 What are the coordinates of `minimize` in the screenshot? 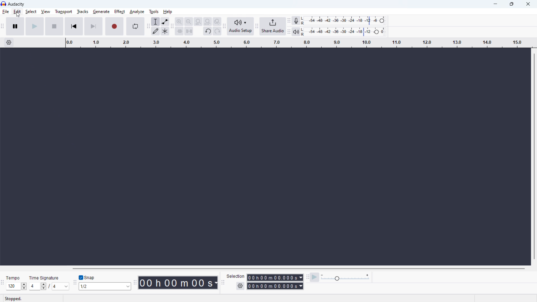 It's located at (494, 4).